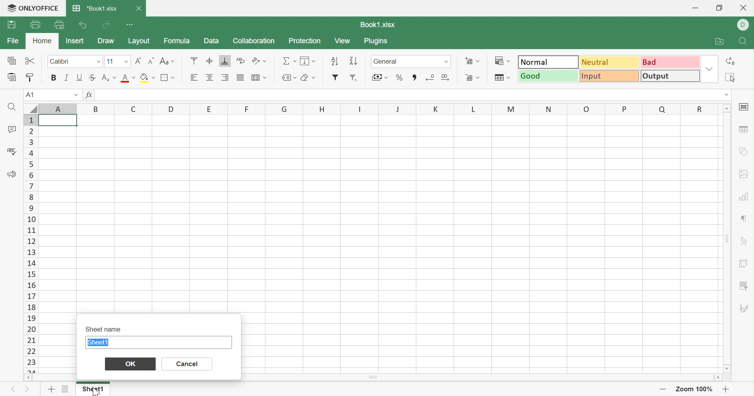 The width and height of the screenshot is (754, 396). I want to click on Quick Print, so click(59, 26).